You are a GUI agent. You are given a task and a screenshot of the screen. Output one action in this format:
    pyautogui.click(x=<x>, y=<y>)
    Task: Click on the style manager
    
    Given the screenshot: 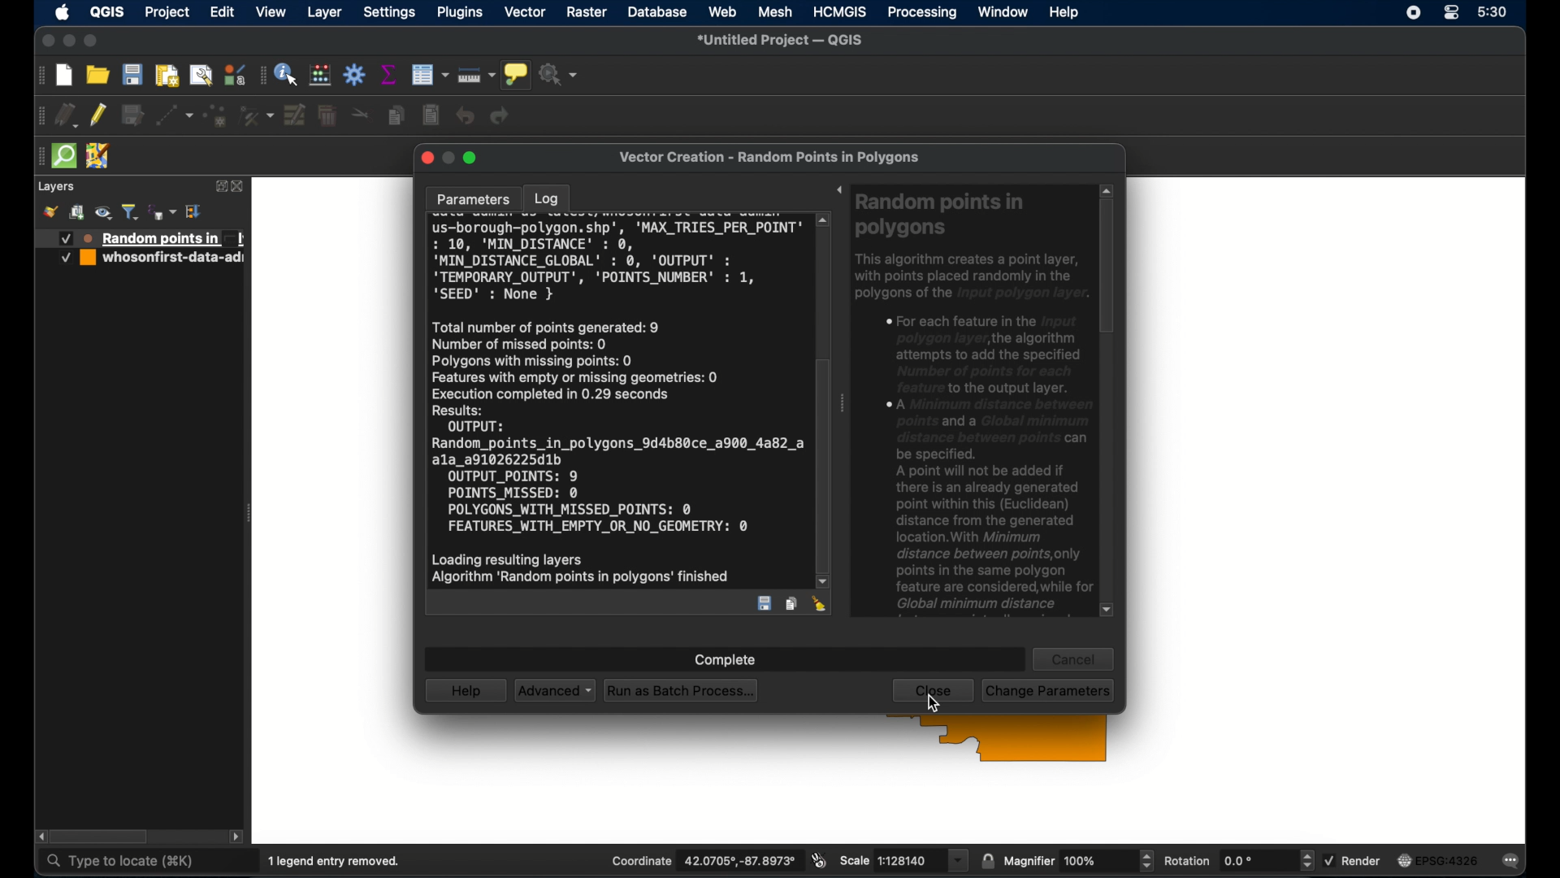 What is the action you would take?
    pyautogui.click(x=236, y=73)
    